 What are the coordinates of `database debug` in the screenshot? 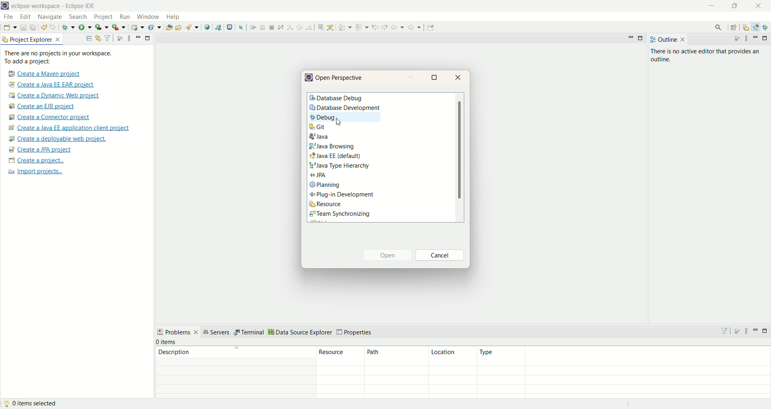 It's located at (337, 99).